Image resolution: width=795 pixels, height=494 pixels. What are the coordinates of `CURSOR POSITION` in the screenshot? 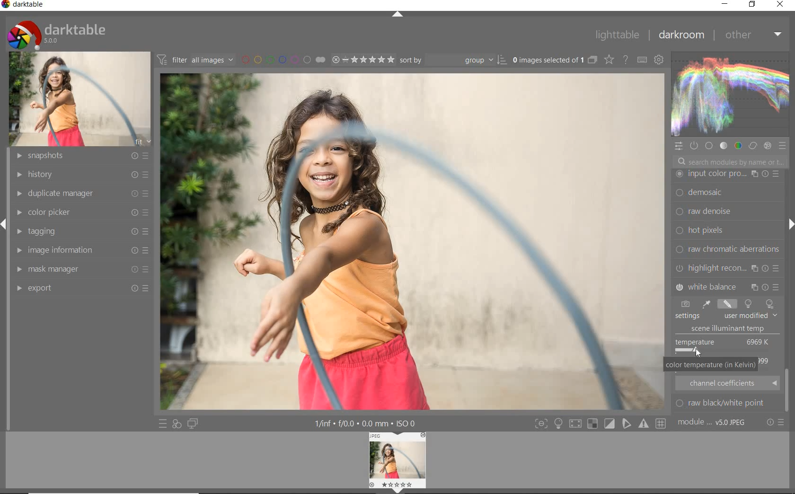 It's located at (697, 351).